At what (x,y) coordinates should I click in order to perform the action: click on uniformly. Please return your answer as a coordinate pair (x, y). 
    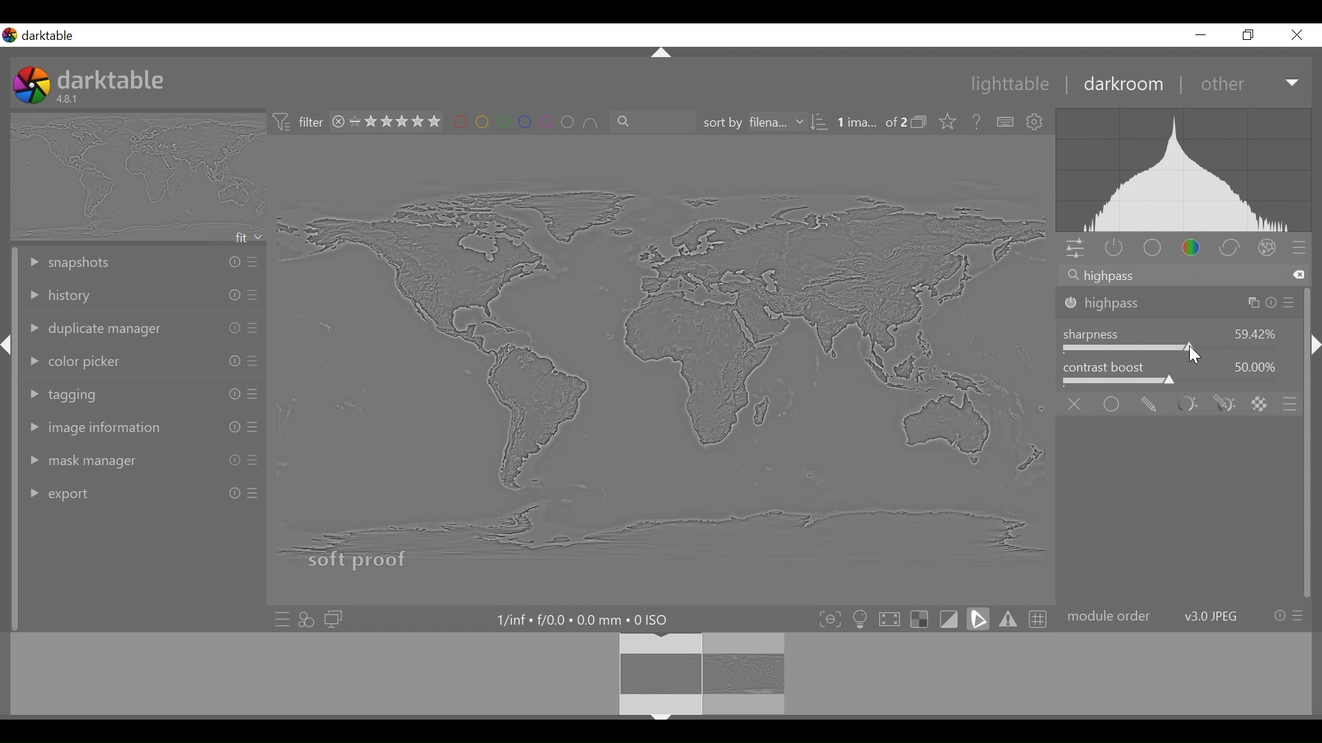
    Looking at the image, I should click on (1112, 405).